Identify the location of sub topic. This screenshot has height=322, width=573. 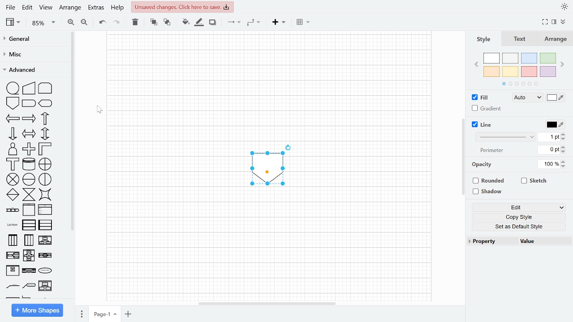
(12, 286).